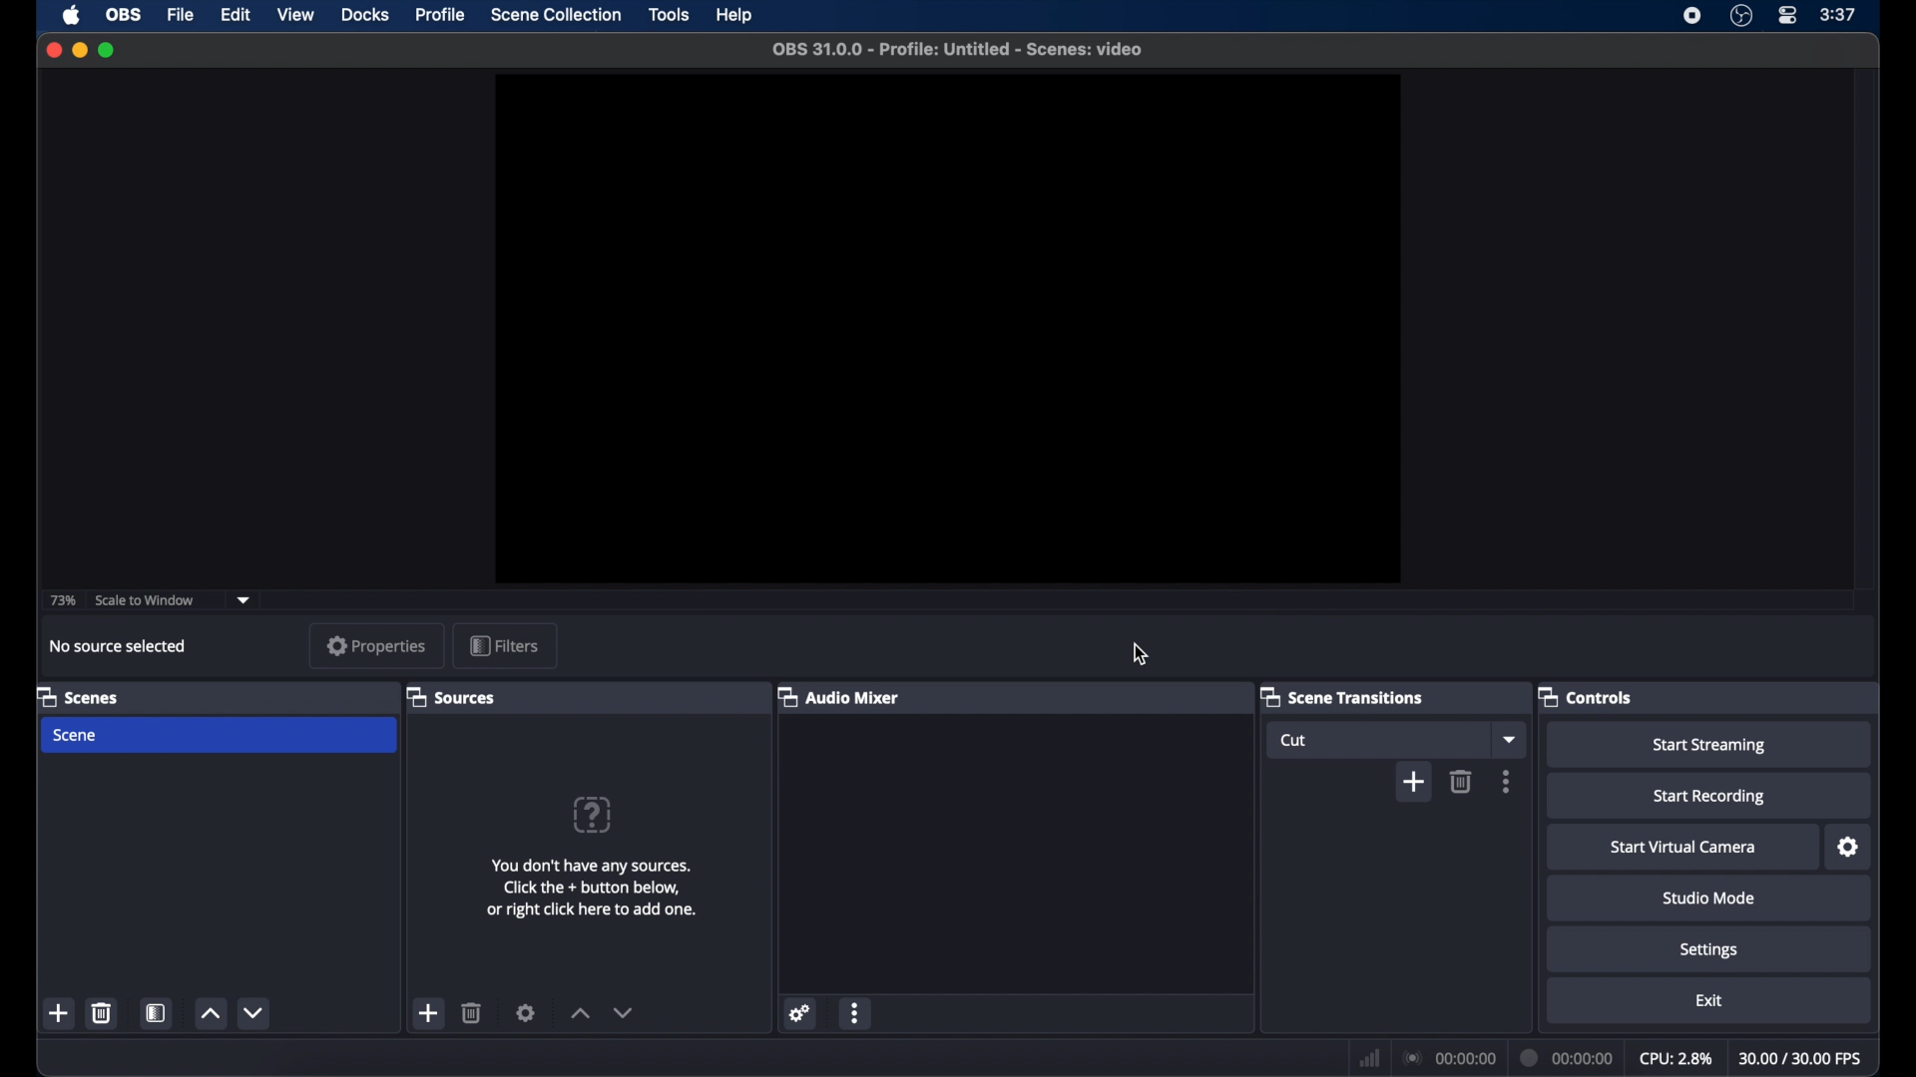  What do you see at coordinates (1708, 797) in the screenshot?
I see `start recording` at bounding box center [1708, 797].